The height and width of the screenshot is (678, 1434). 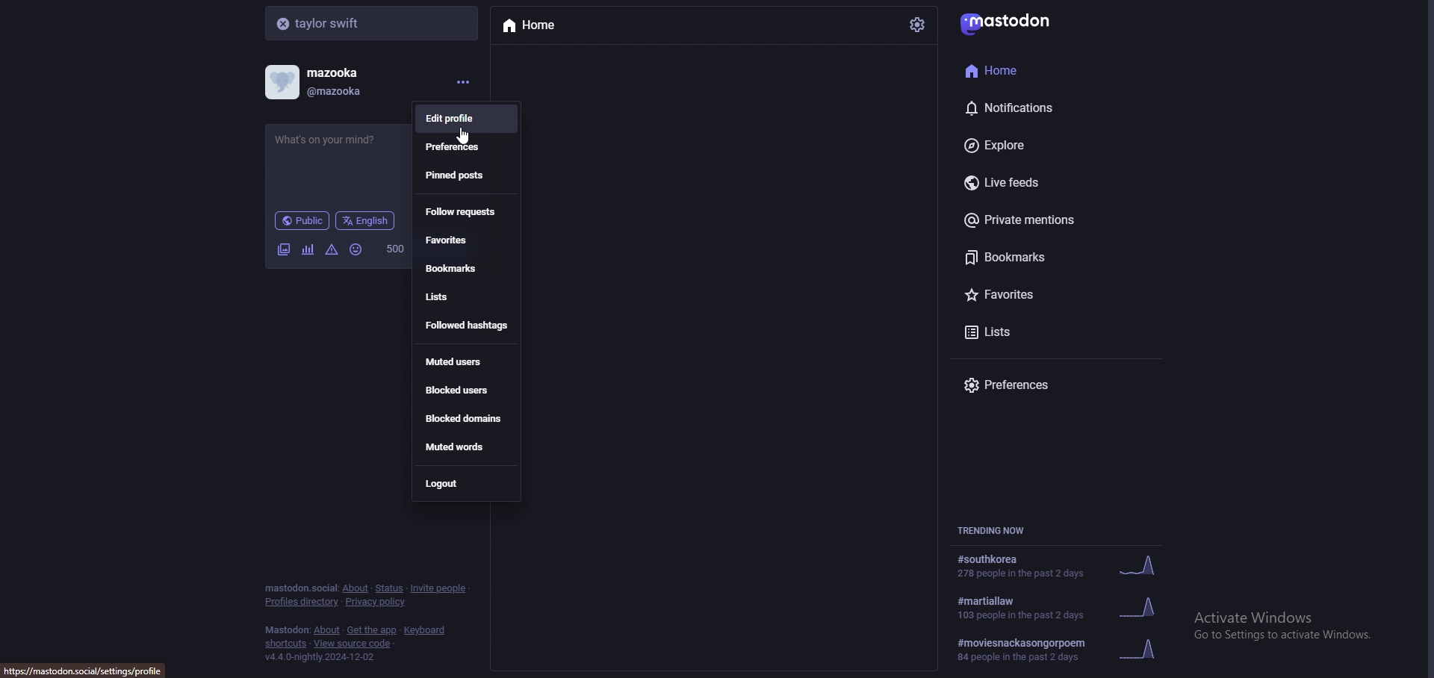 I want to click on lists, so click(x=464, y=298).